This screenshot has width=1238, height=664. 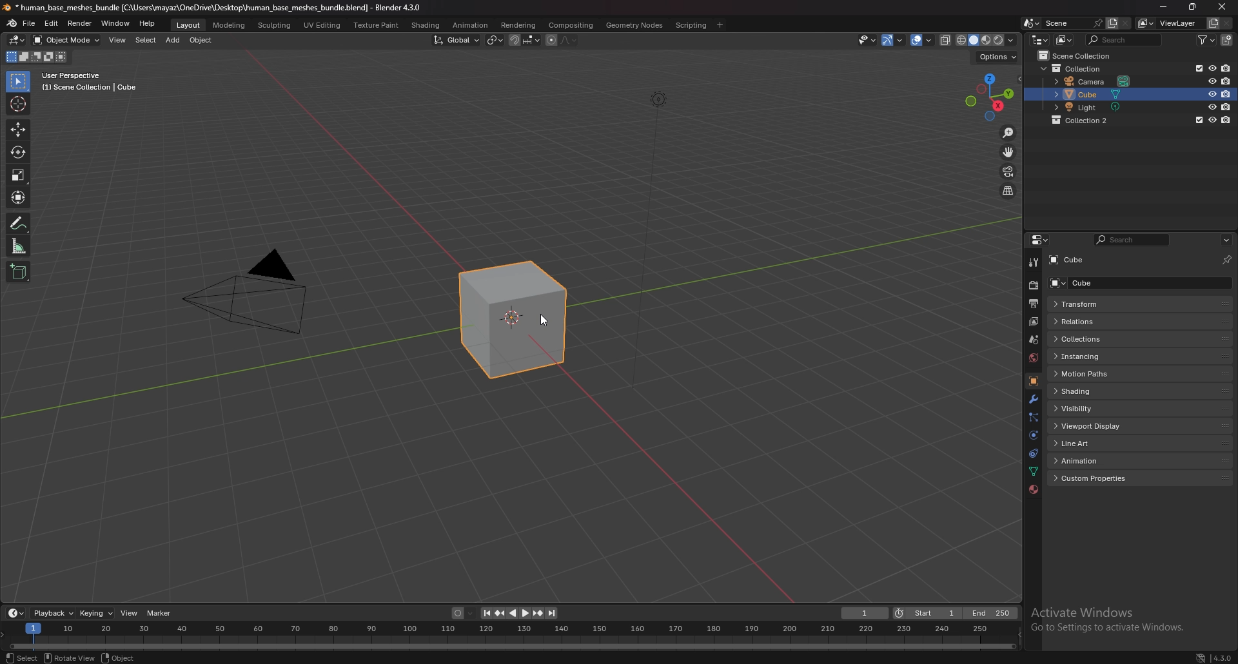 I want to click on hide in viewport, so click(x=1212, y=93).